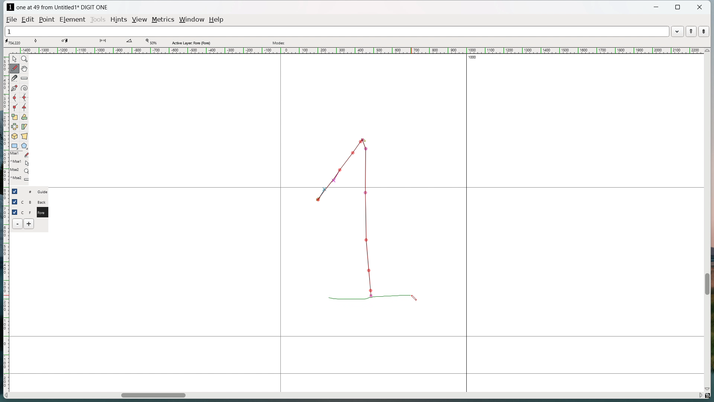  I want to click on draw freehand curve , so click(15, 68).